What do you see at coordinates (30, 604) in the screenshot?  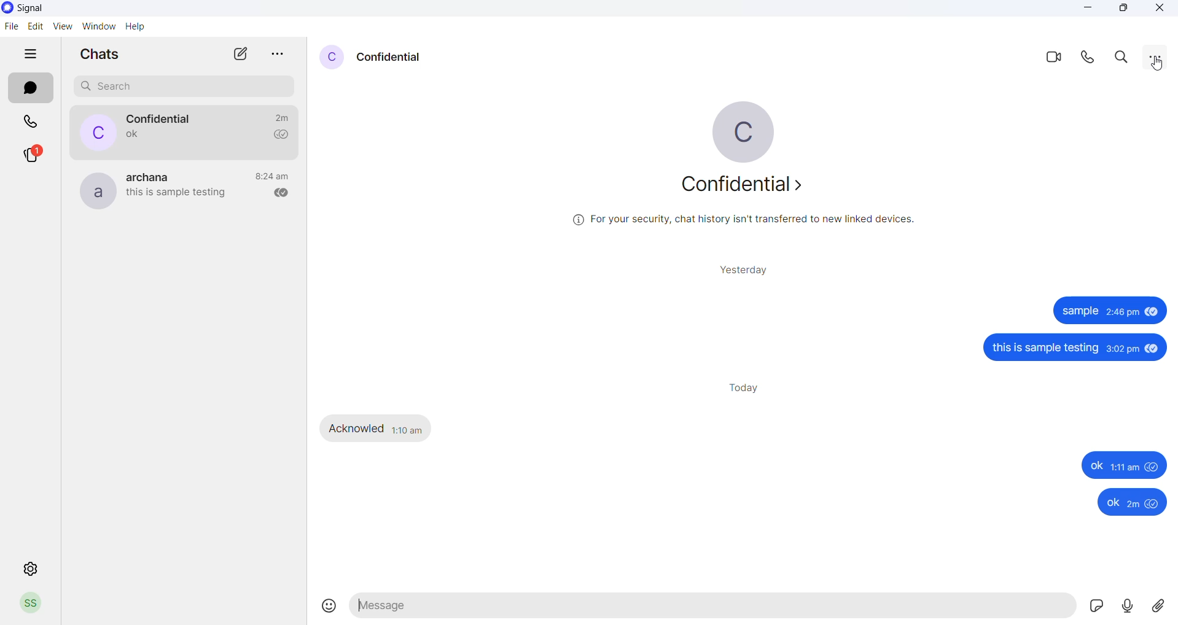 I see `profile` at bounding box center [30, 604].